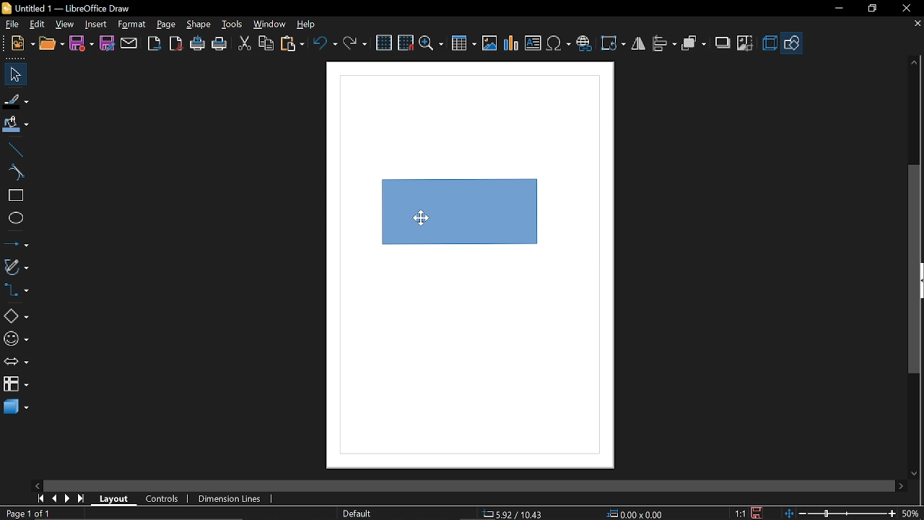 The image size is (924, 520). Describe the element at coordinates (51, 44) in the screenshot. I see `Open` at that location.